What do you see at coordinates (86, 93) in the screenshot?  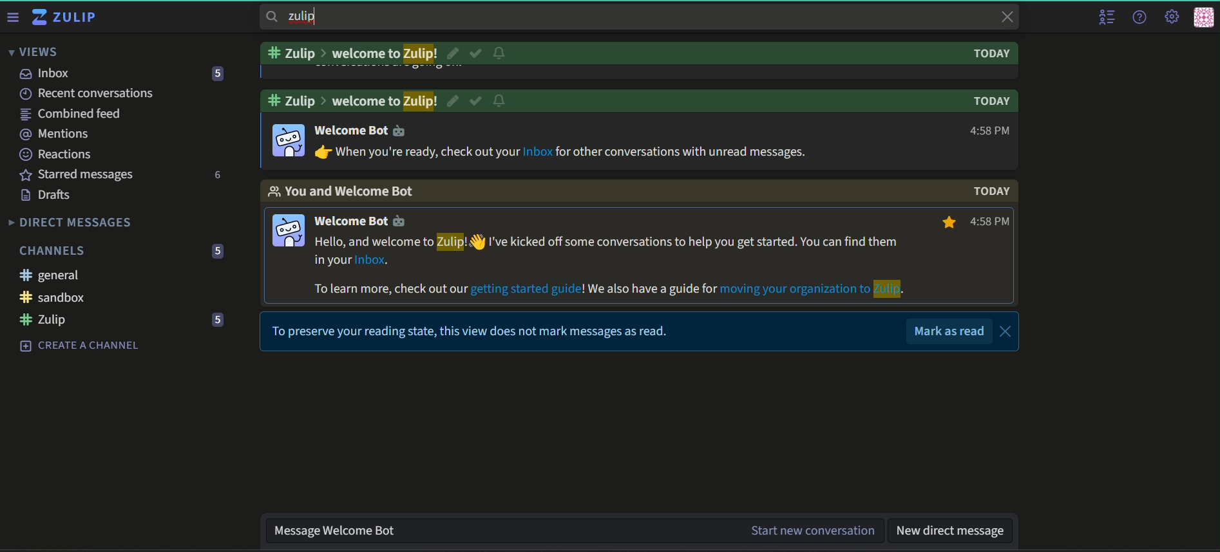 I see `recent conversations` at bounding box center [86, 93].